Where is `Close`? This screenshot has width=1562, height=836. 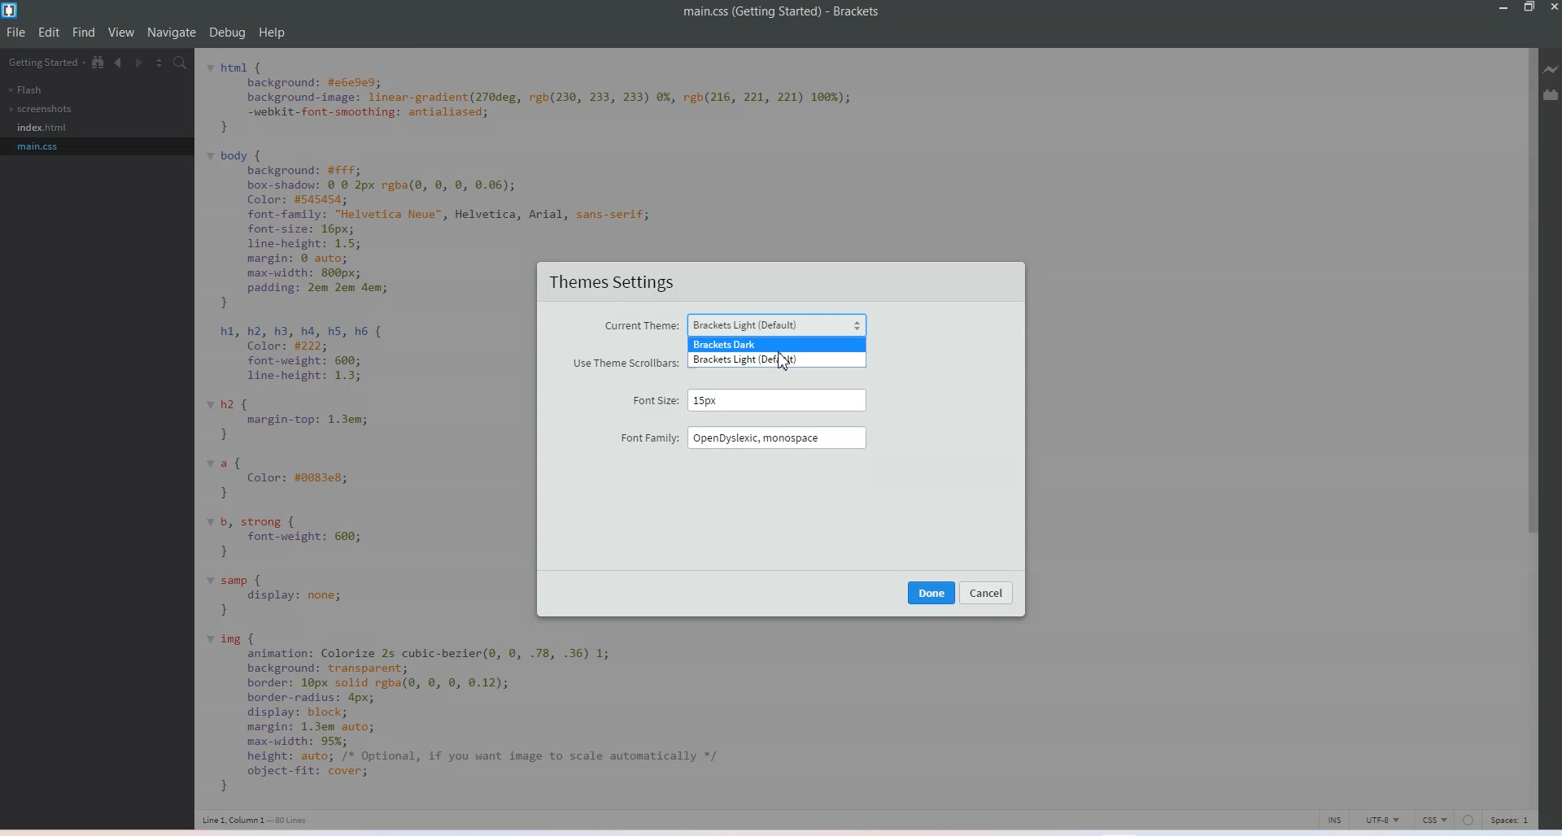 Close is located at coordinates (1552, 8).